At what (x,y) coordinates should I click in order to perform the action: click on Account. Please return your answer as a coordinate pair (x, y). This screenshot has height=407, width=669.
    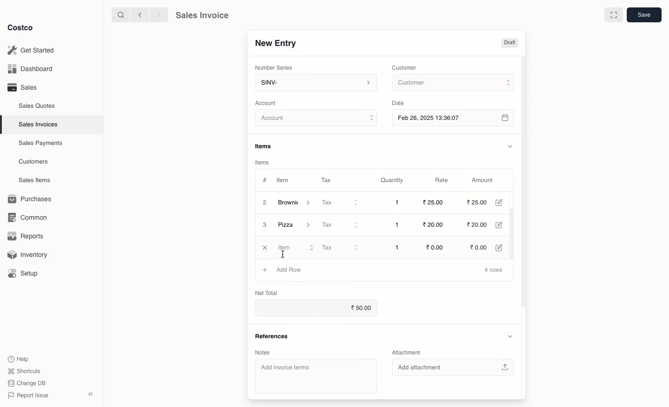
    Looking at the image, I should click on (317, 119).